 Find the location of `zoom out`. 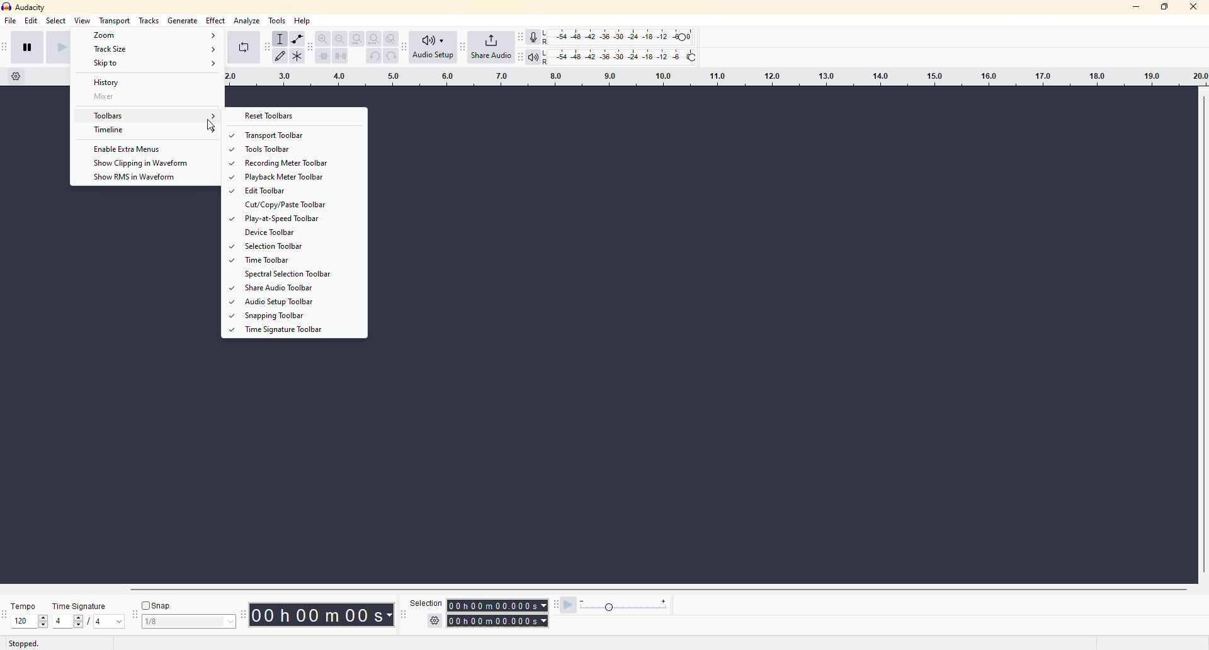

zoom out is located at coordinates (339, 38).